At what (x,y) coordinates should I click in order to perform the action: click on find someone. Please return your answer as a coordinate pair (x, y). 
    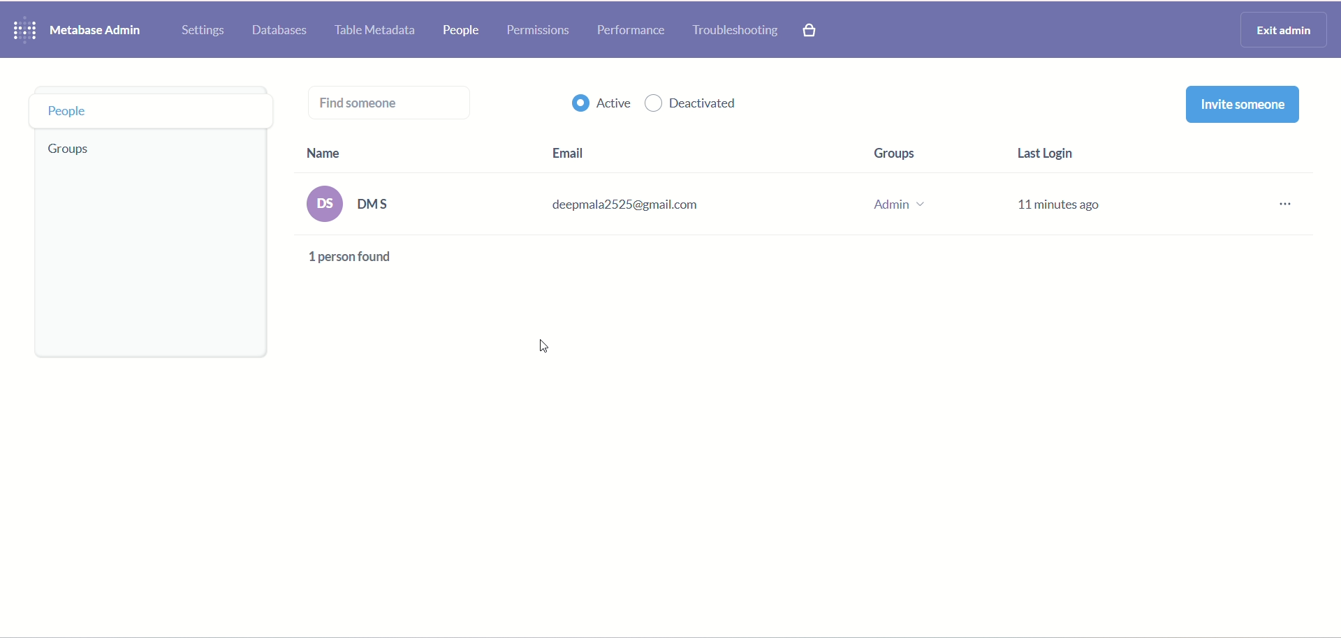
    Looking at the image, I should click on (388, 105).